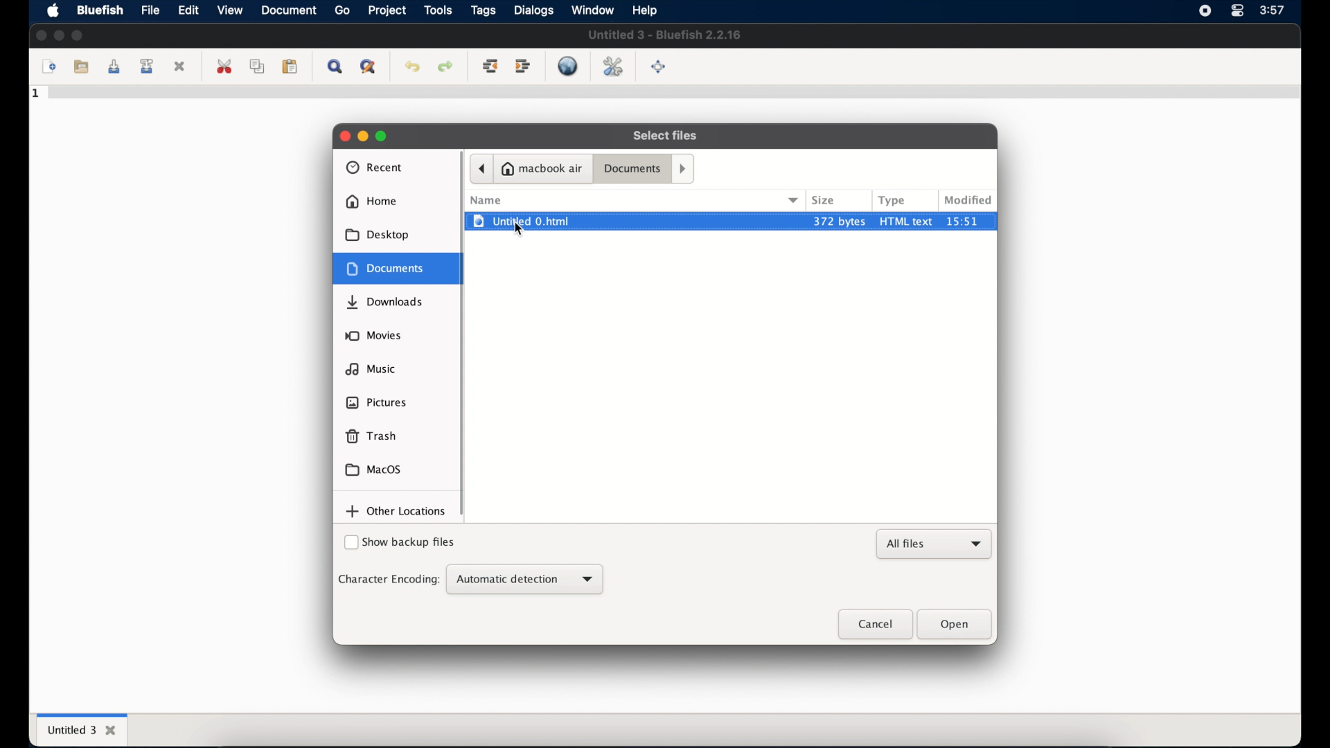  Describe the element at coordinates (874, 625) in the screenshot. I see `close` at that location.